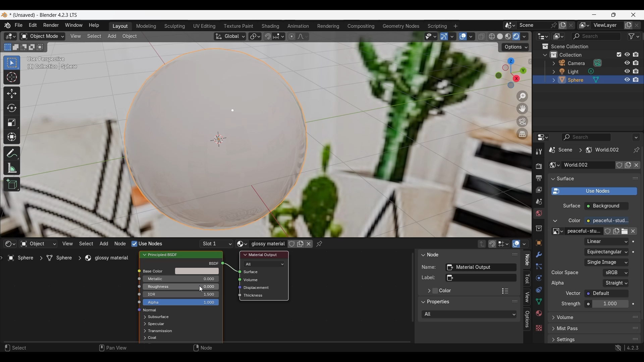  What do you see at coordinates (224, 263) in the screenshot?
I see `icon` at bounding box center [224, 263].